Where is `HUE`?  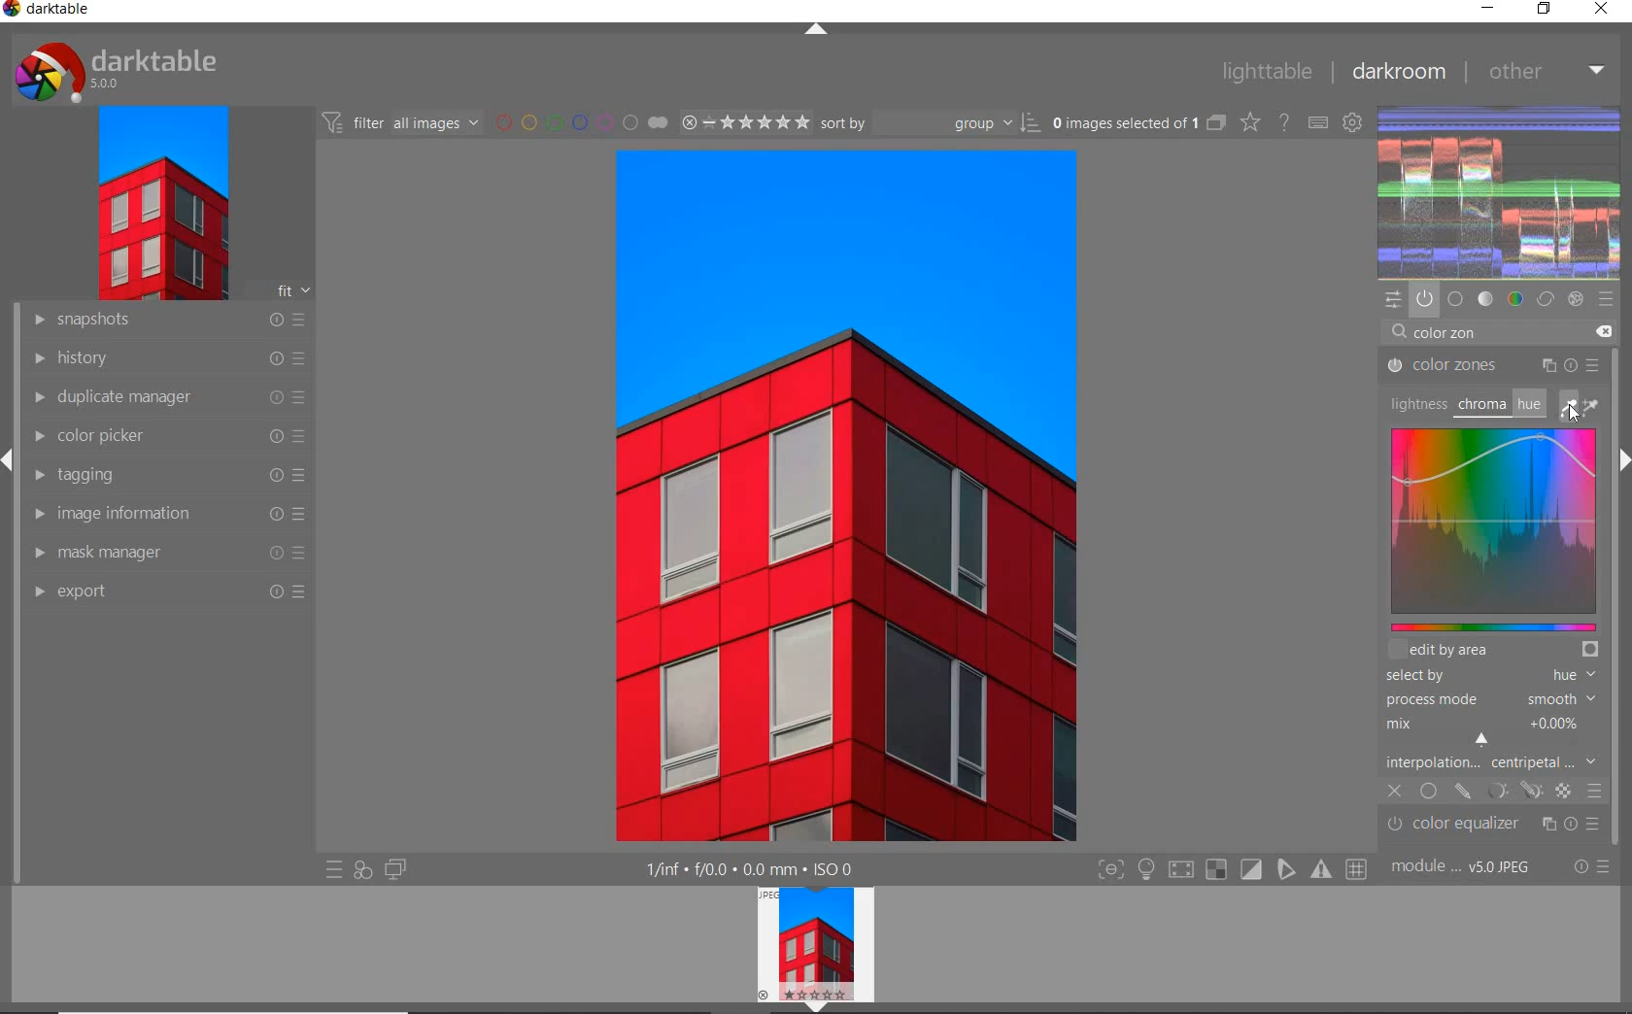 HUE is located at coordinates (1527, 403).